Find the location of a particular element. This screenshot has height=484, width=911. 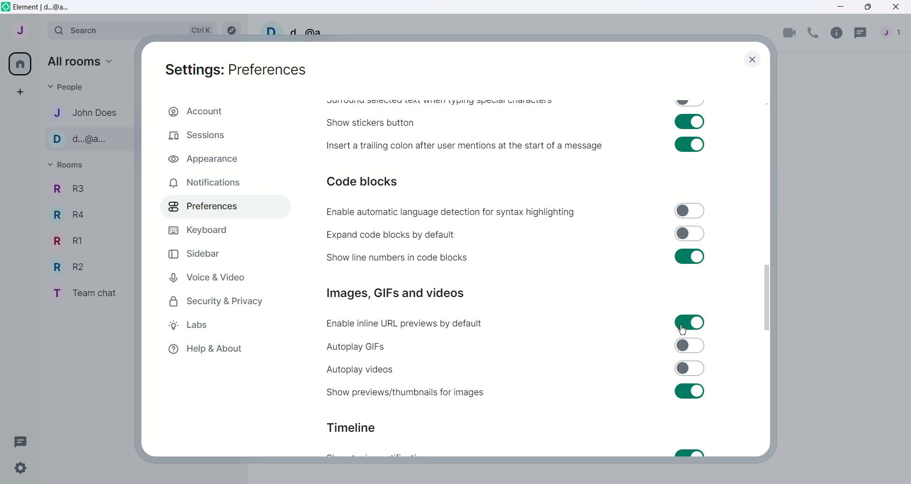

John Does - Contact name is located at coordinates (90, 113).